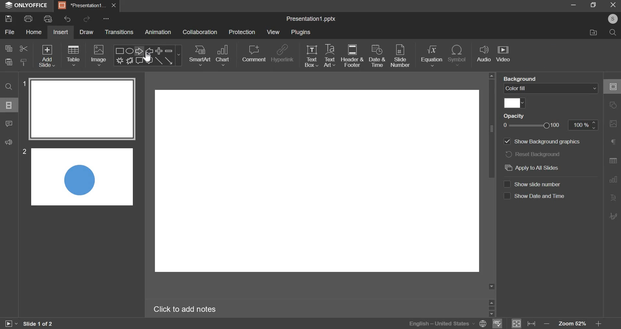  Describe the element at coordinates (571, 323) in the screenshot. I see `zoom 52%` at that location.